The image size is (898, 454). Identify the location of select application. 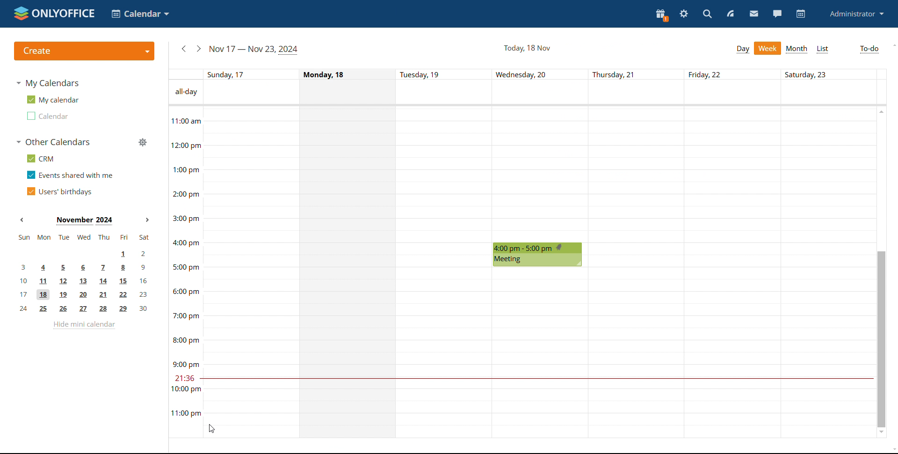
(140, 14).